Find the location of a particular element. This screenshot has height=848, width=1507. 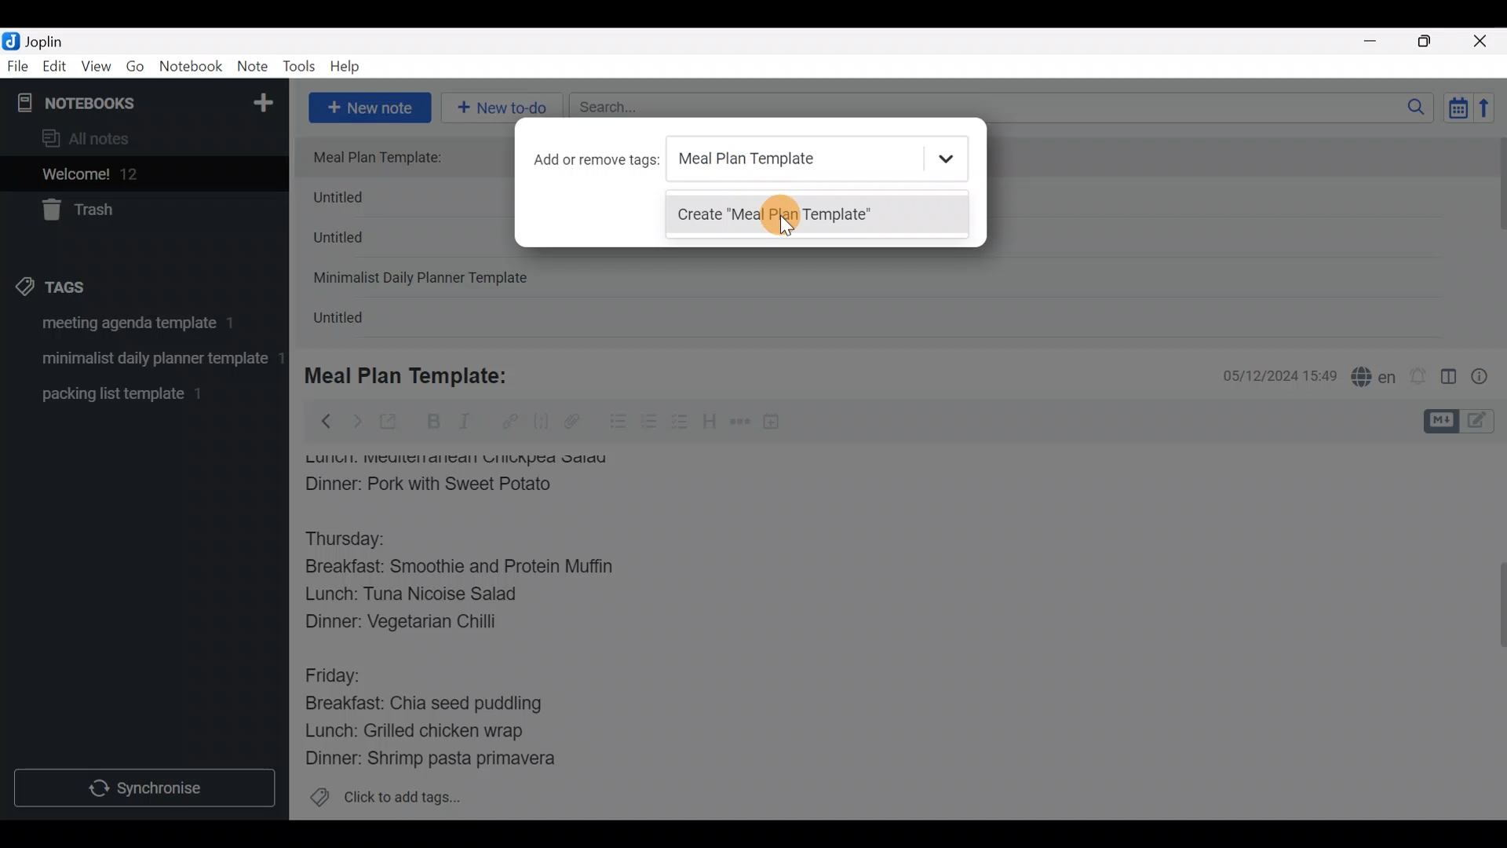

Set alarm is located at coordinates (1419, 378).